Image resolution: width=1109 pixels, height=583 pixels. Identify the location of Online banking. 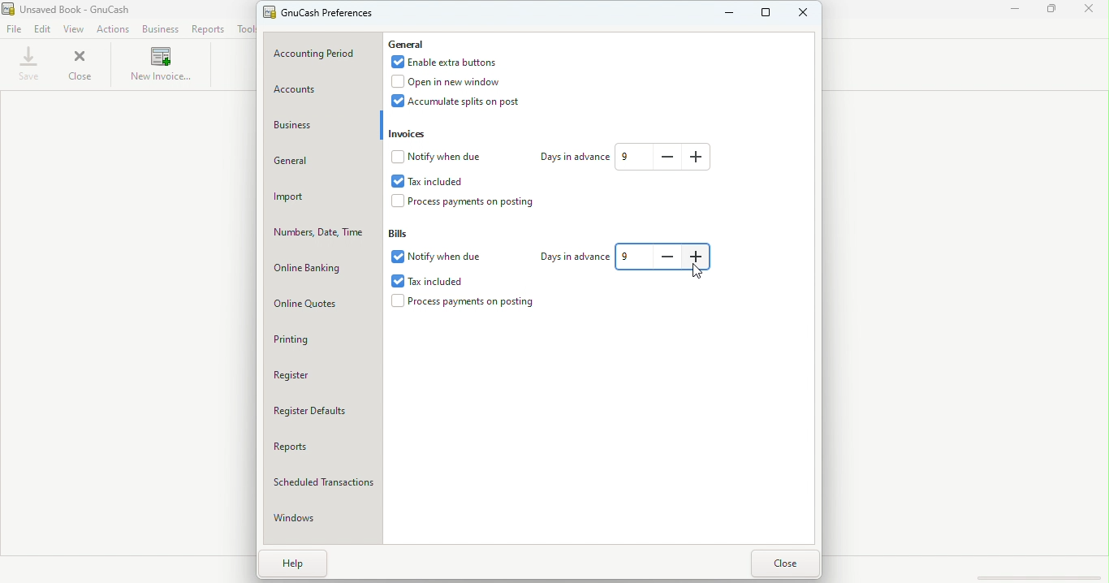
(320, 266).